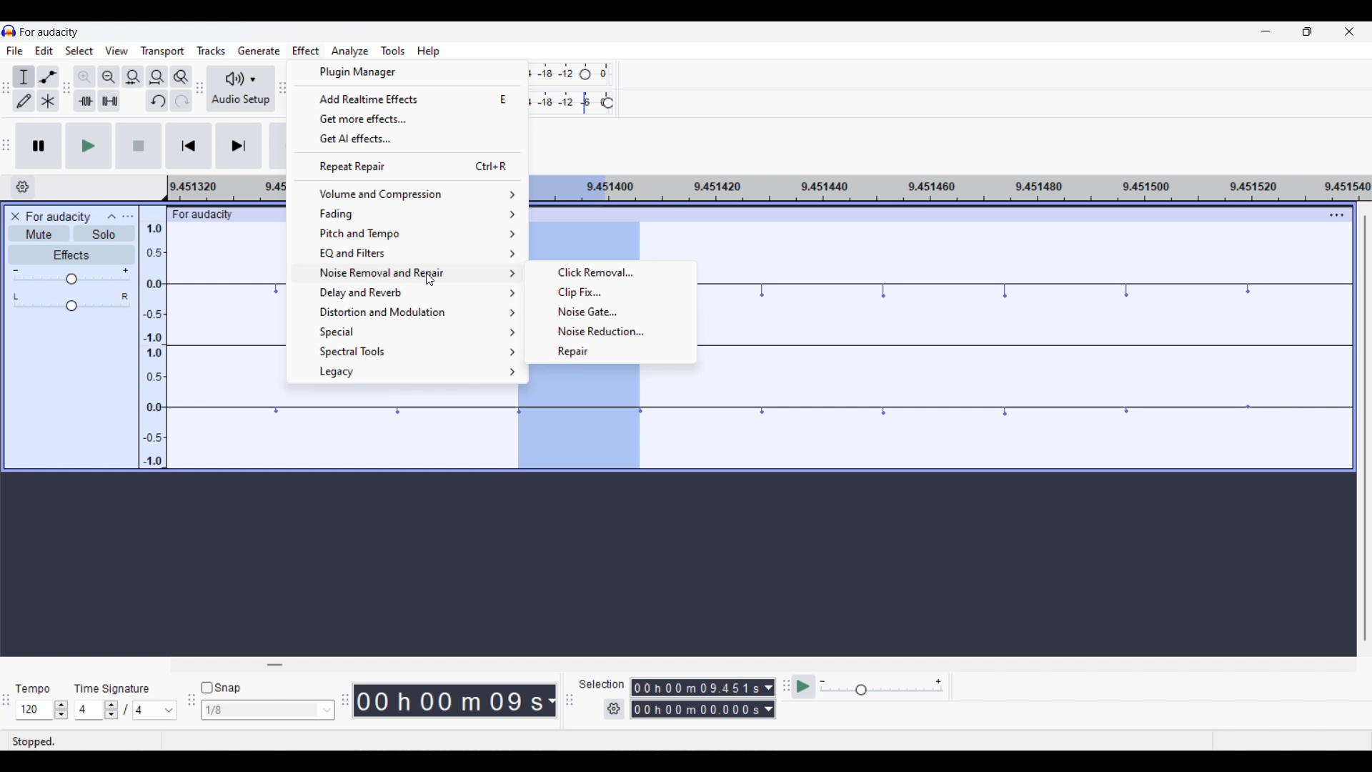 The height and width of the screenshot is (772, 1372). I want to click on Tools menu, so click(393, 51).